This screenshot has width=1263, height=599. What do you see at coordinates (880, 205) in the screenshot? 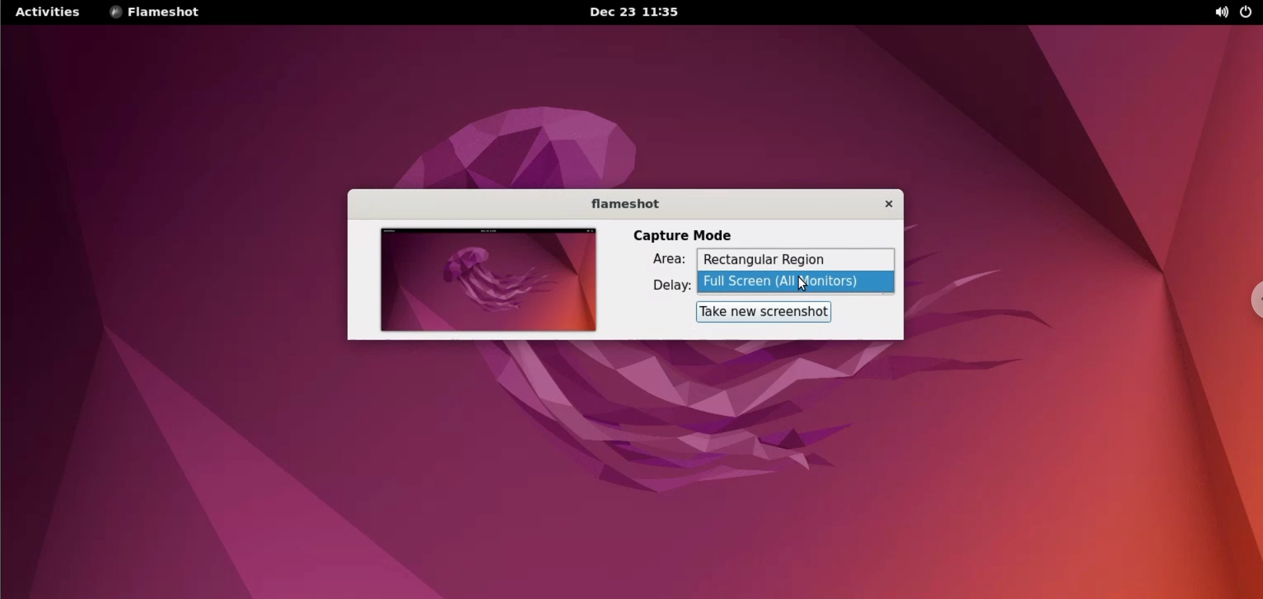
I see `close` at bounding box center [880, 205].